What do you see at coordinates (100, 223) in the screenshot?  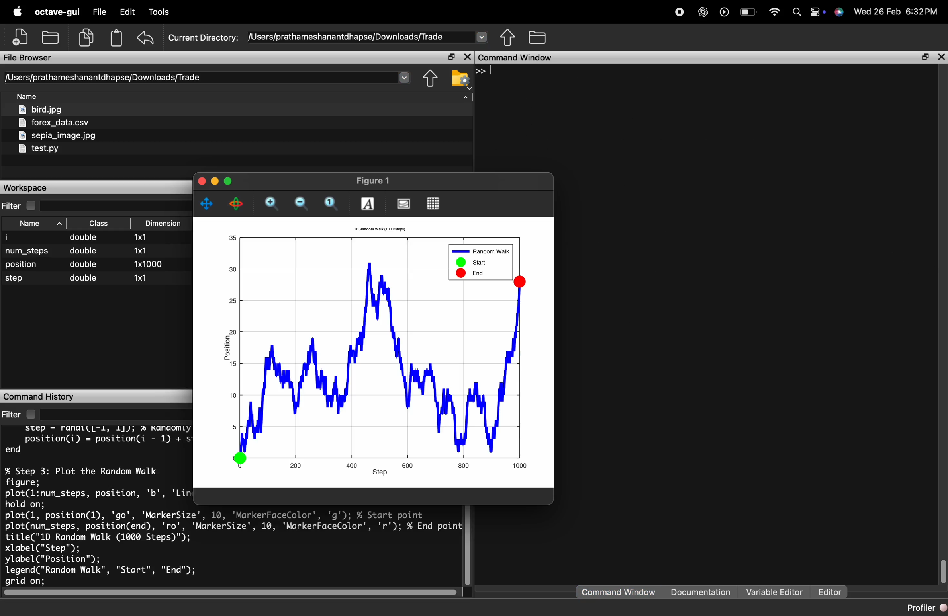 I see `sort by class` at bounding box center [100, 223].